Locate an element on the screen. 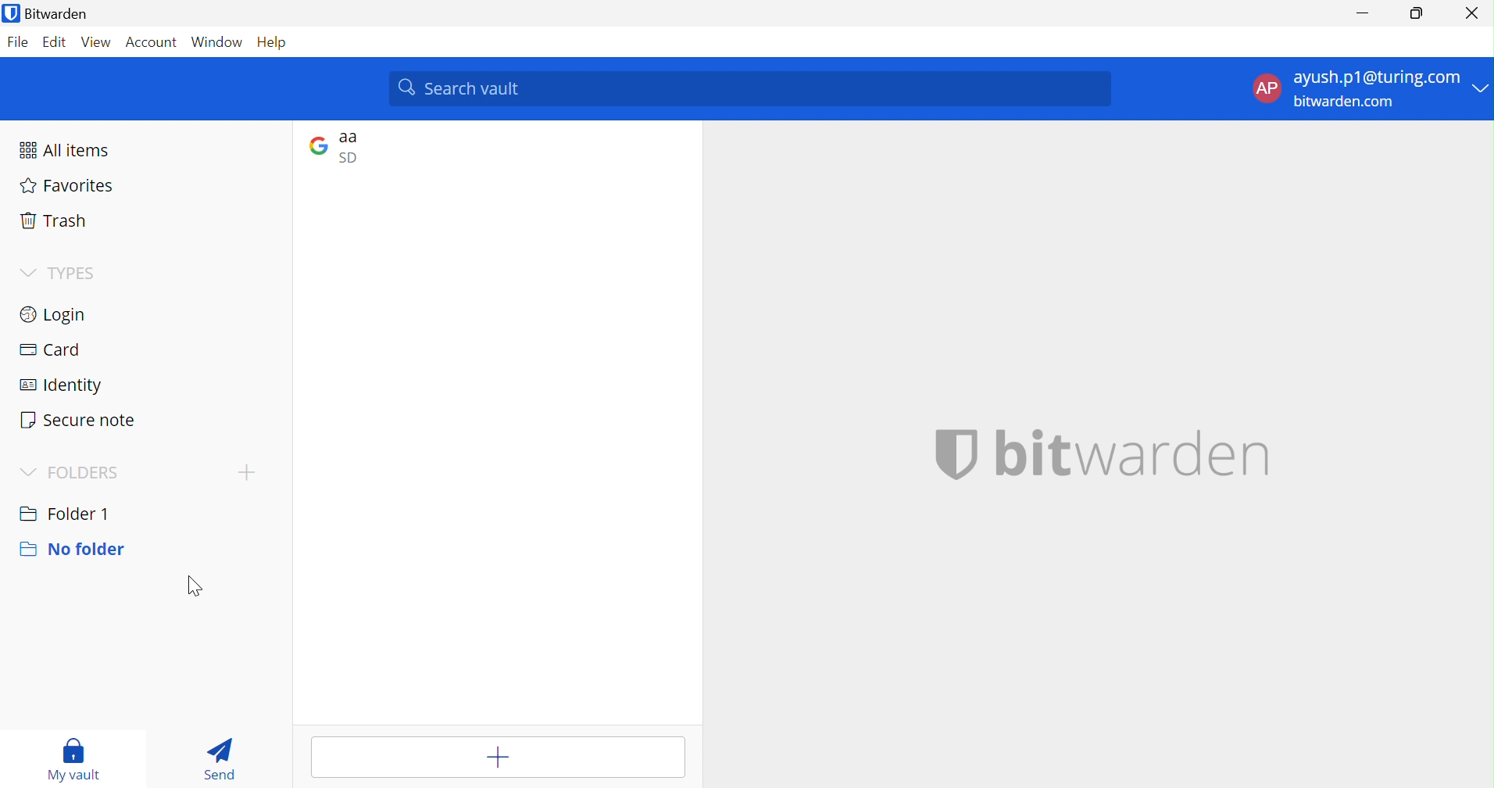 The image size is (1494, 788). Login is located at coordinates (55, 314).